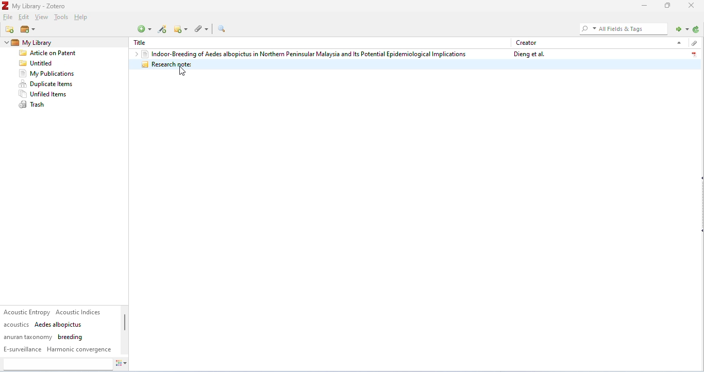 Image resolution: width=704 pixels, height=372 pixels. What do you see at coordinates (134, 54) in the screenshot?
I see `drop down` at bounding box center [134, 54].